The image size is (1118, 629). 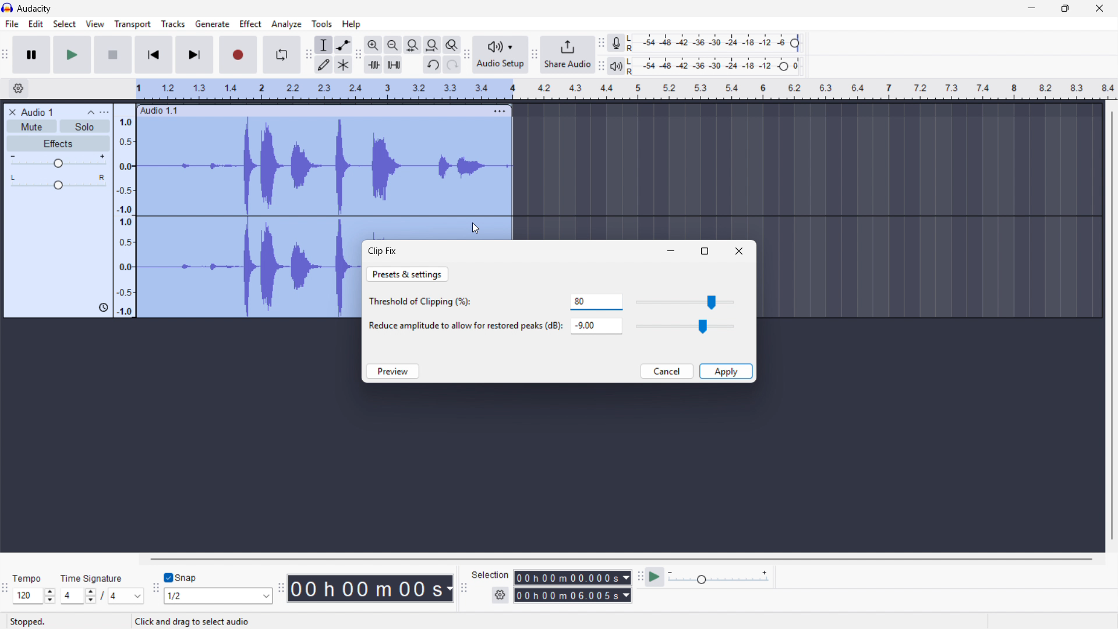 I want to click on minimise, so click(x=1030, y=9).